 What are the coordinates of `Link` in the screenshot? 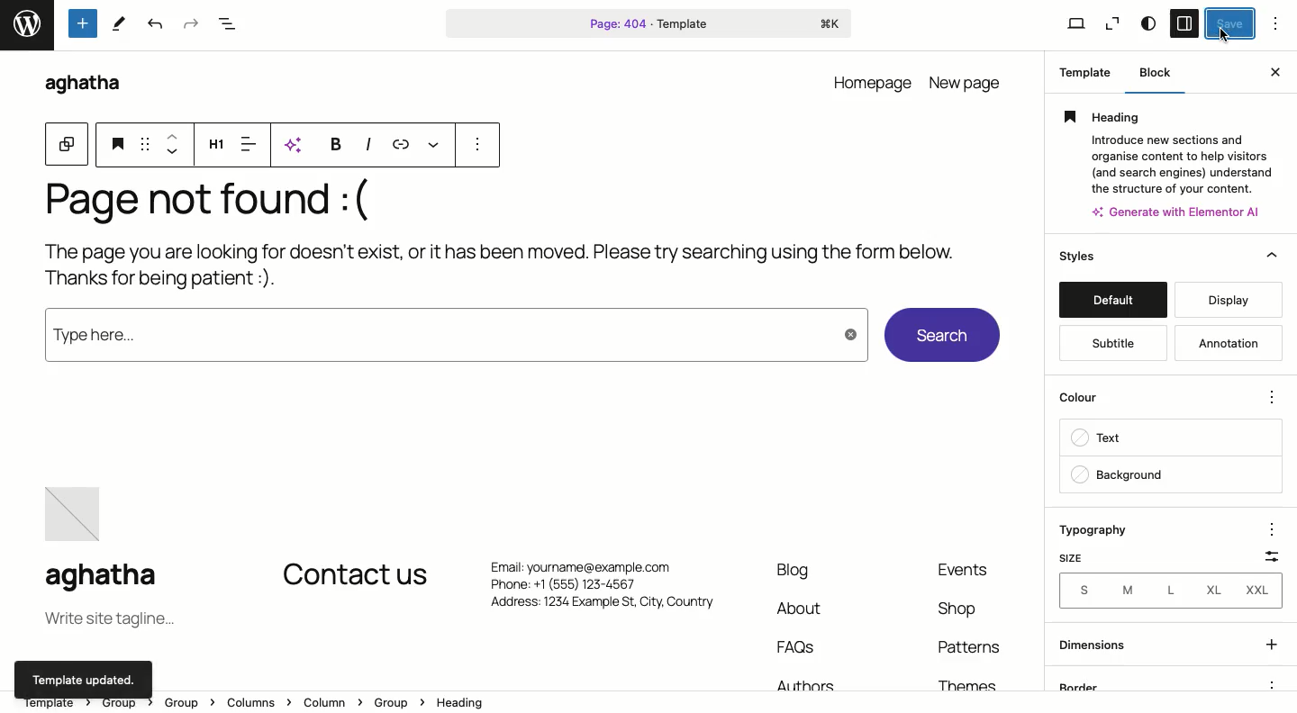 It's located at (403, 144).